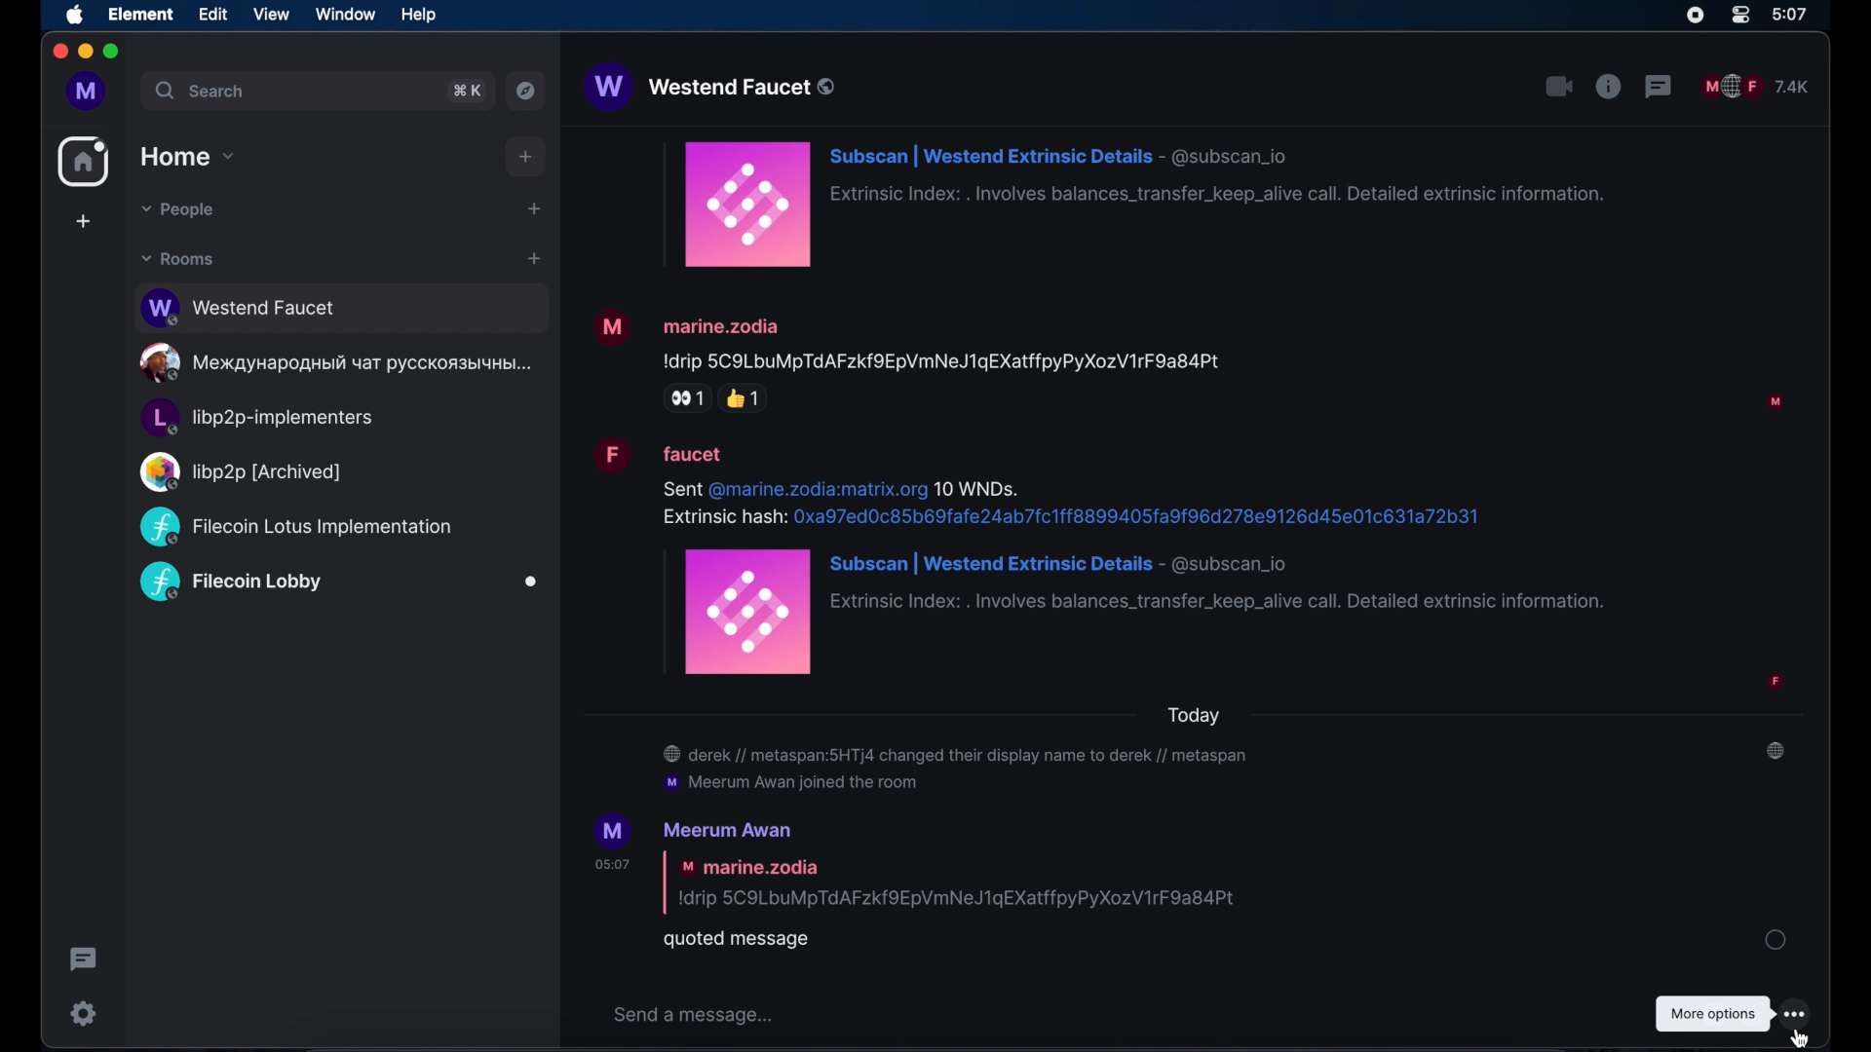  Describe the element at coordinates (467, 92) in the screenshot. I see `search shortcut` at that location.